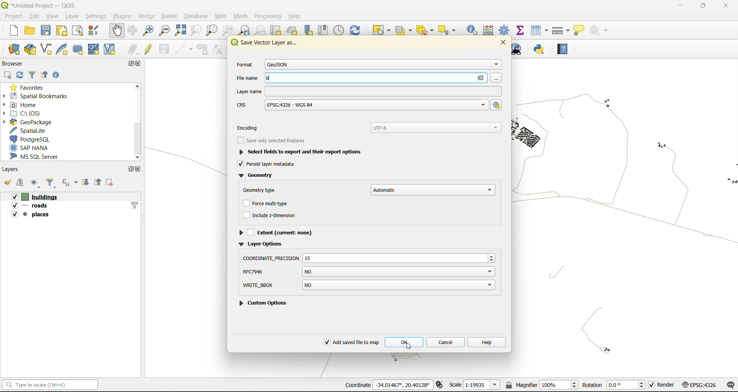 The image size is (738, 392). Describe the element at coordinates (521, 30) in the screenshot. I see `statistical summary` at that location.